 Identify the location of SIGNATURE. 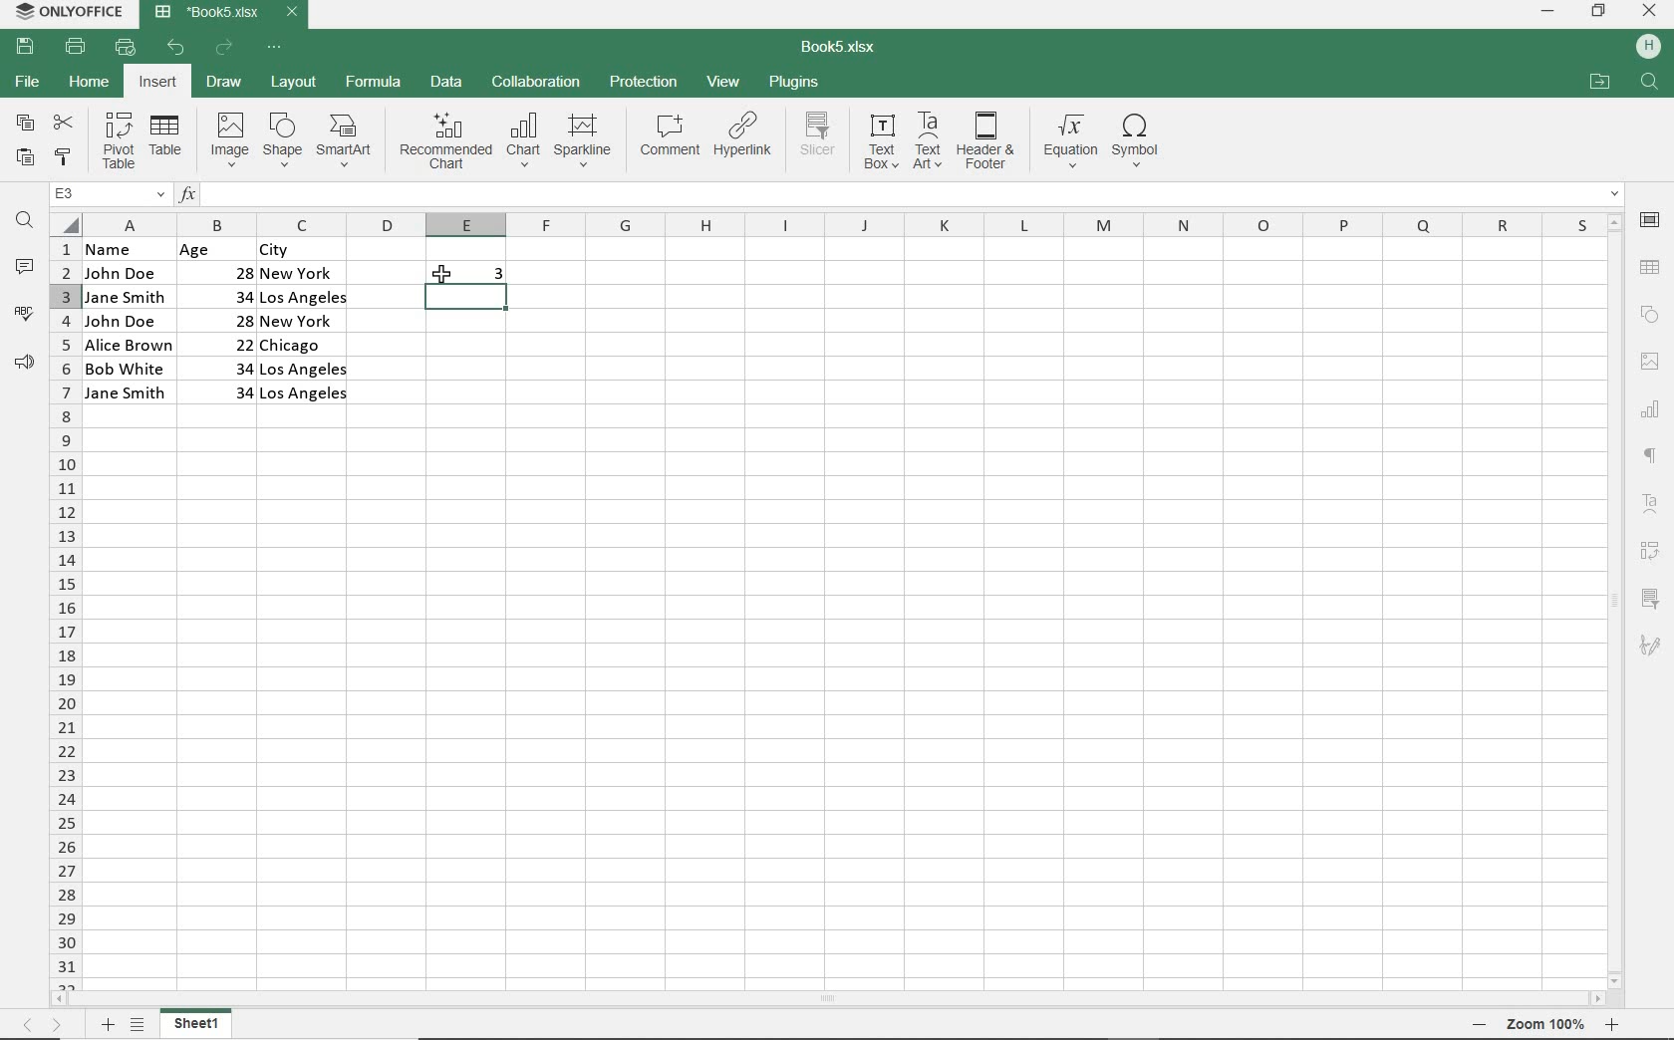
(1650, 651).